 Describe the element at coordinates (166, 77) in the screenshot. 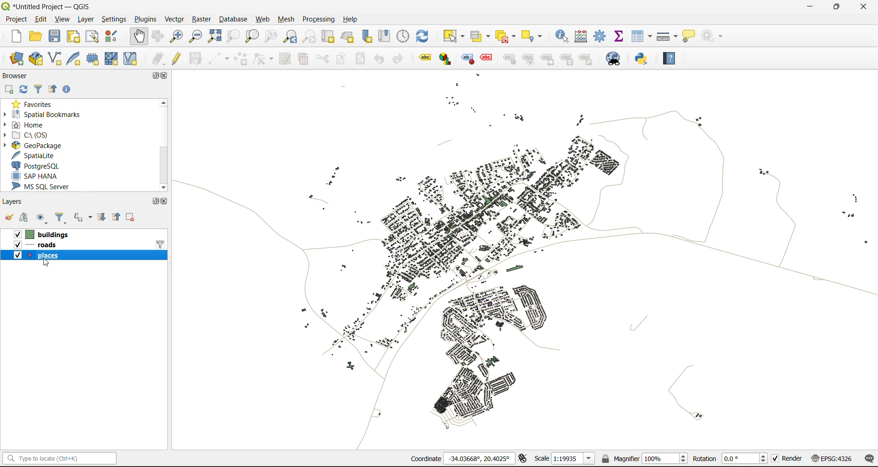

I see `close` at that location.